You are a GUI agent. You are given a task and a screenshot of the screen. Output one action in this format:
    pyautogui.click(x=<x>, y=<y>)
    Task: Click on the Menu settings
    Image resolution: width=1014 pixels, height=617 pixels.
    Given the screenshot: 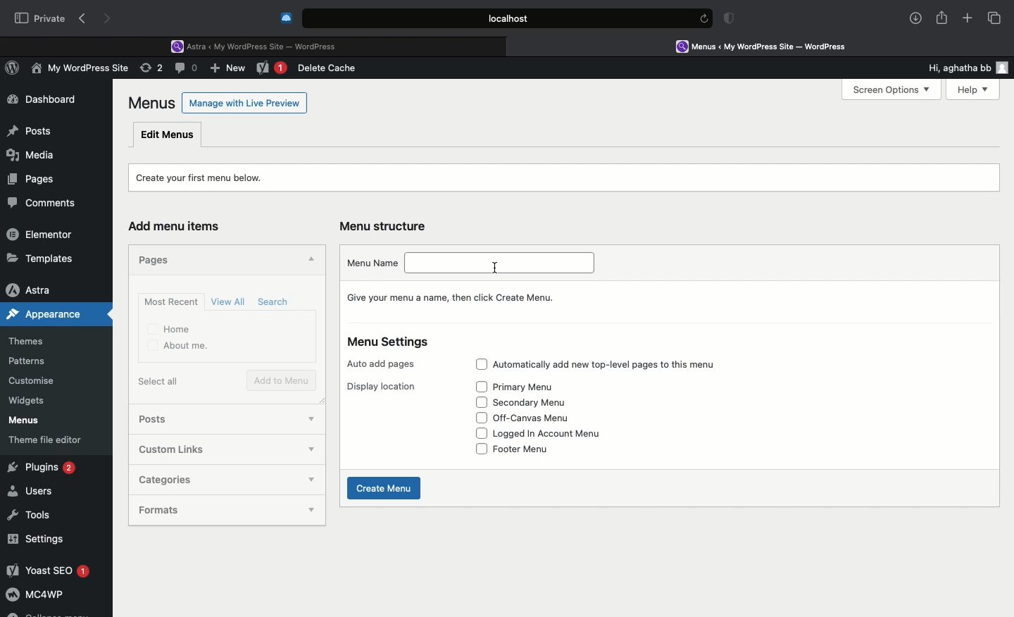 What is the action you would take?
    pyautogui.click(x=390, y=342)
    